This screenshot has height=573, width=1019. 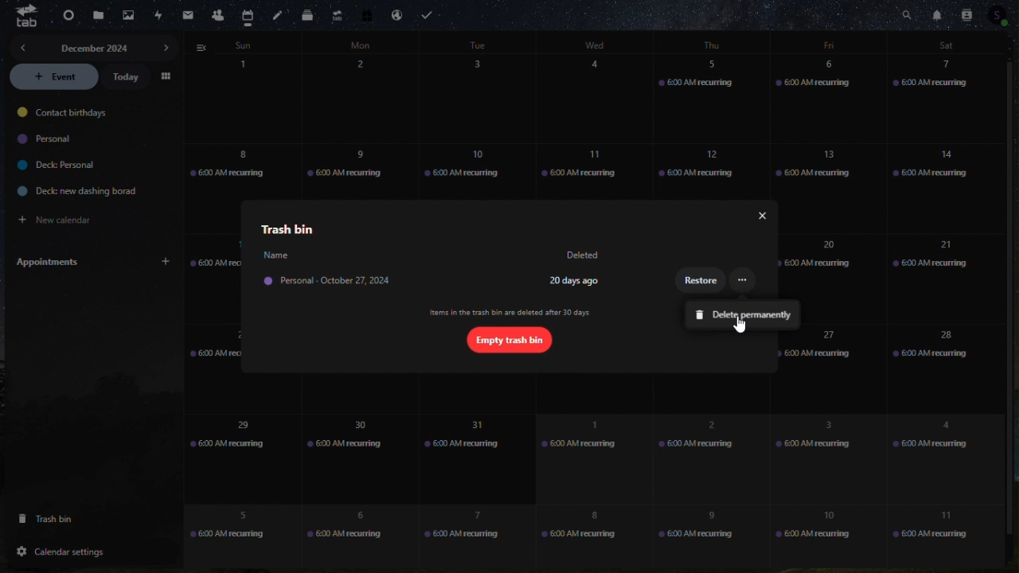 What do you see at coordinates (49, 139) in the screenshot?
I see `personal` at bounding box center [49, 139].